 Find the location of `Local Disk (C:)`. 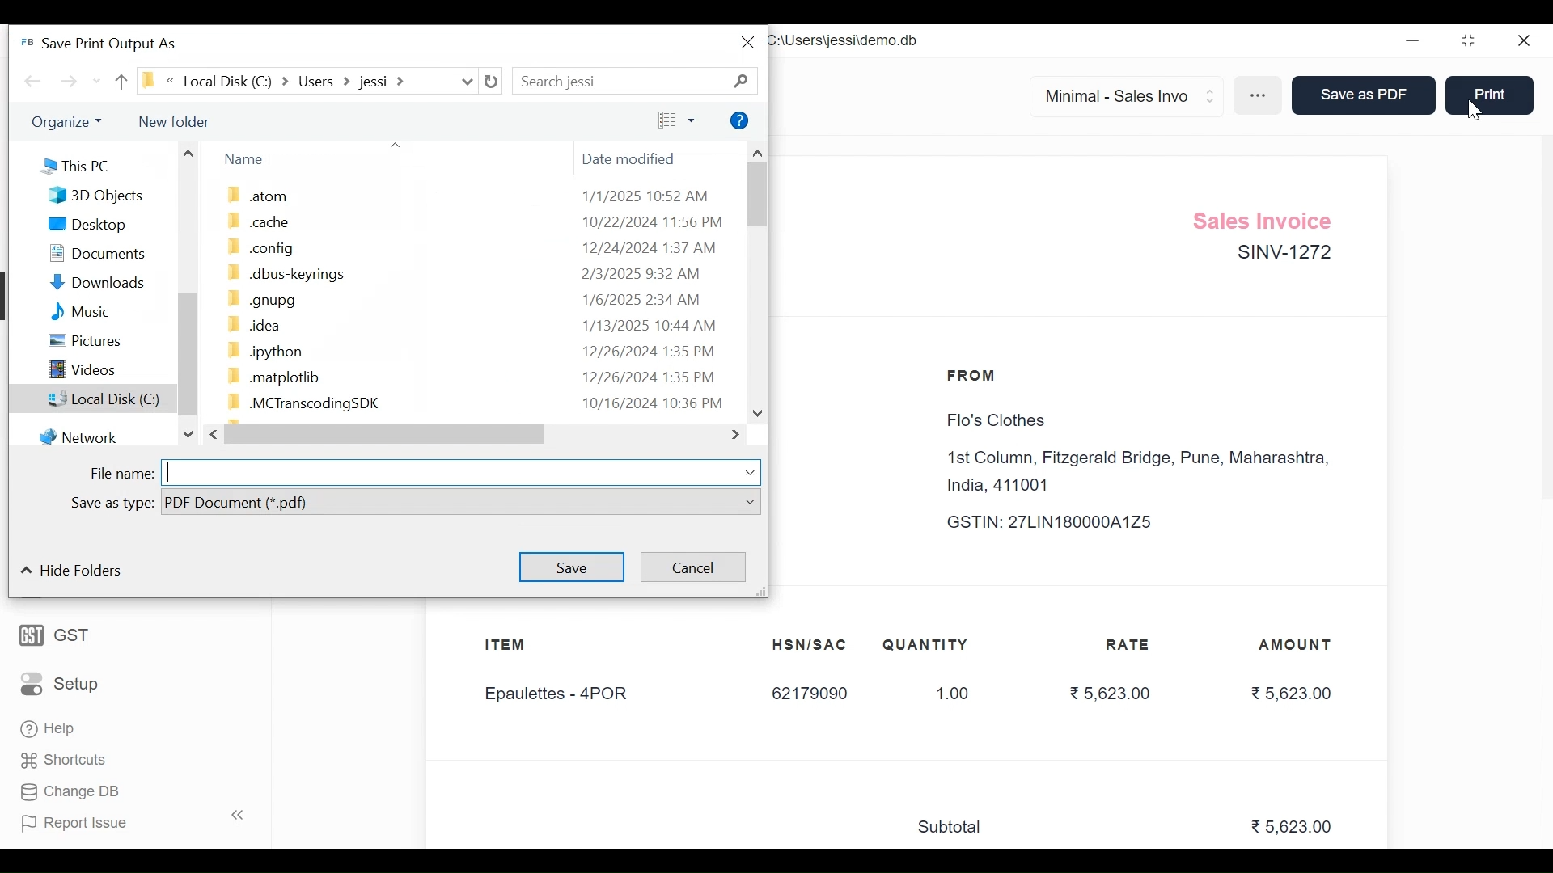

Local Disk (C:) is located at coordinates (90, 398).